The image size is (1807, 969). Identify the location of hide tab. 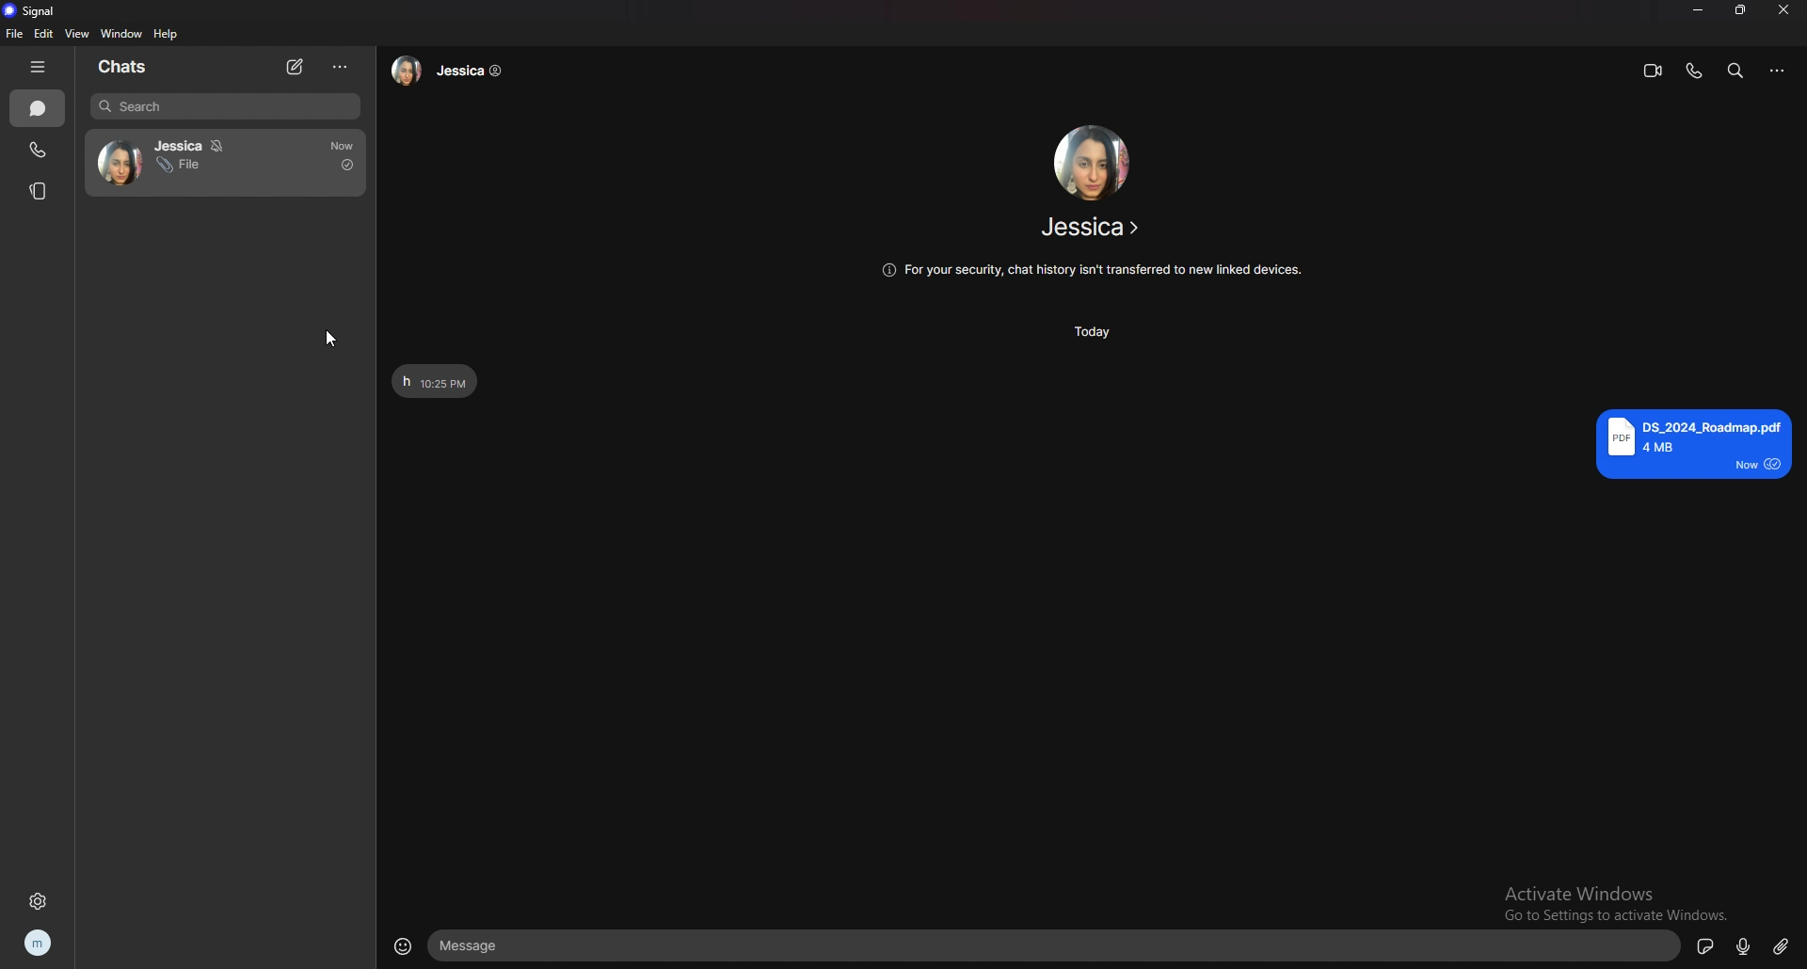
(38, 65).